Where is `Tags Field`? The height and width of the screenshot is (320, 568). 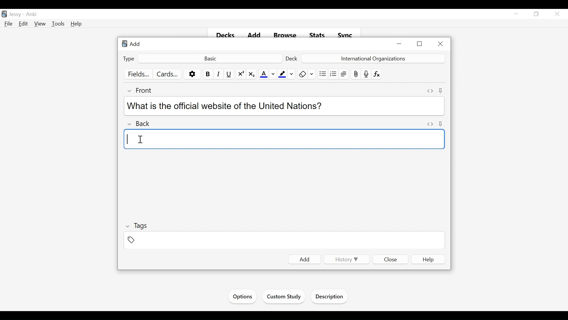
Tags Field is located at coordinates (285, 241).